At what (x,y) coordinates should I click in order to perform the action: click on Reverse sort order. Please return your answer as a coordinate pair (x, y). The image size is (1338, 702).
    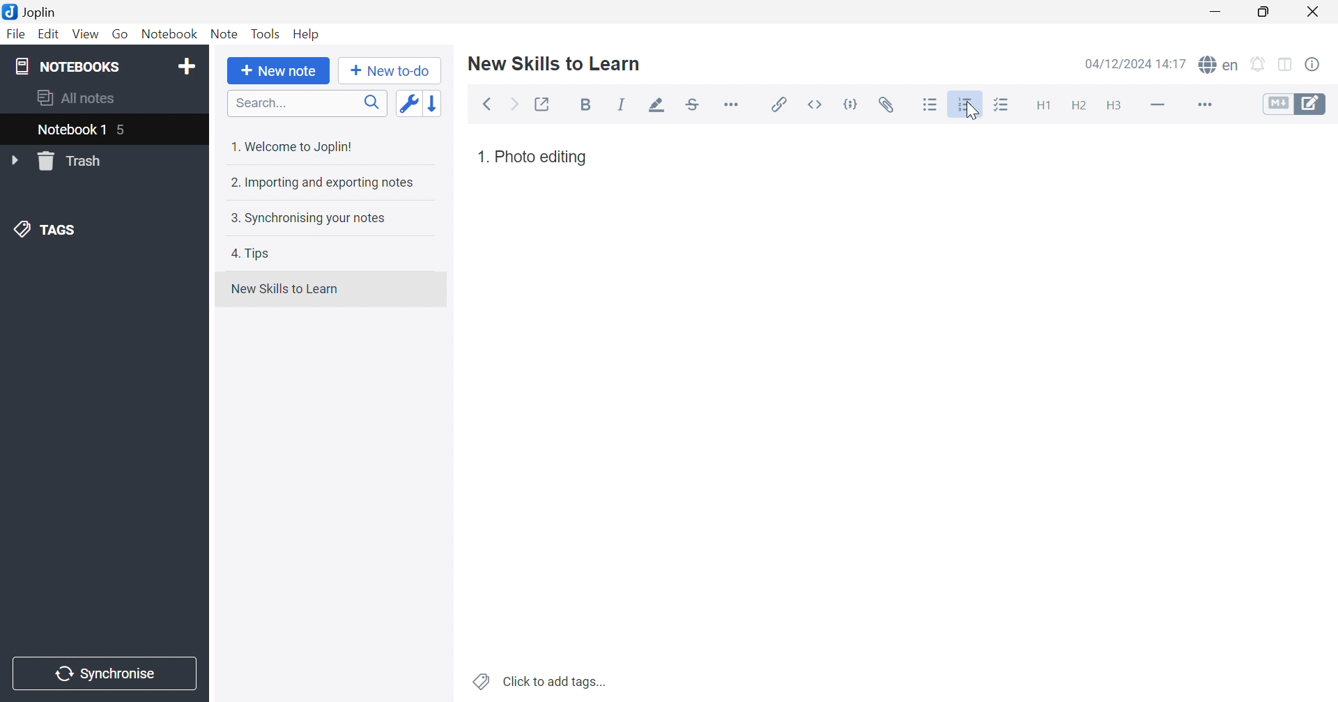
    Looking at the image, I should click on (436, 103).